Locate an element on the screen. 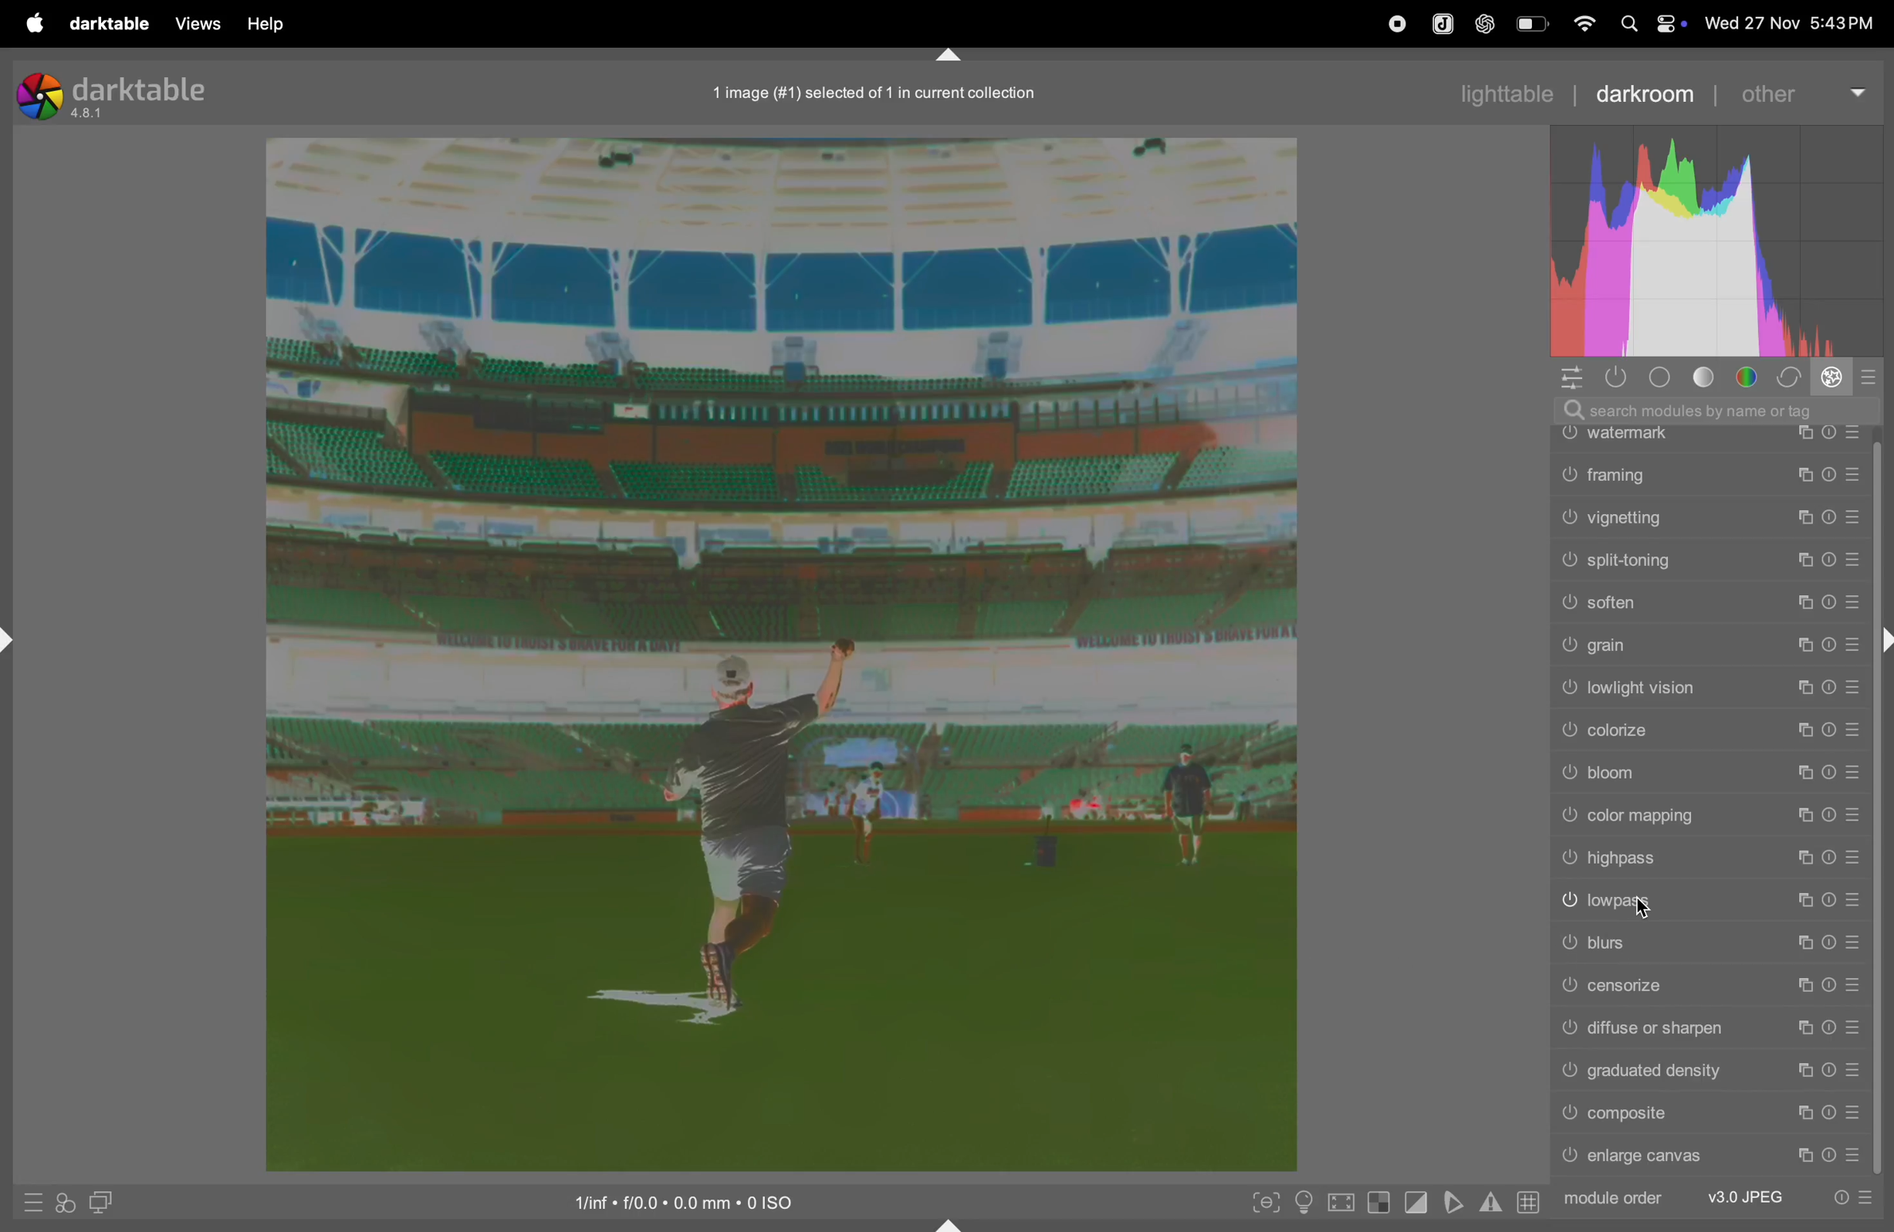  spotlight search is located at coordinates (1623, 23).